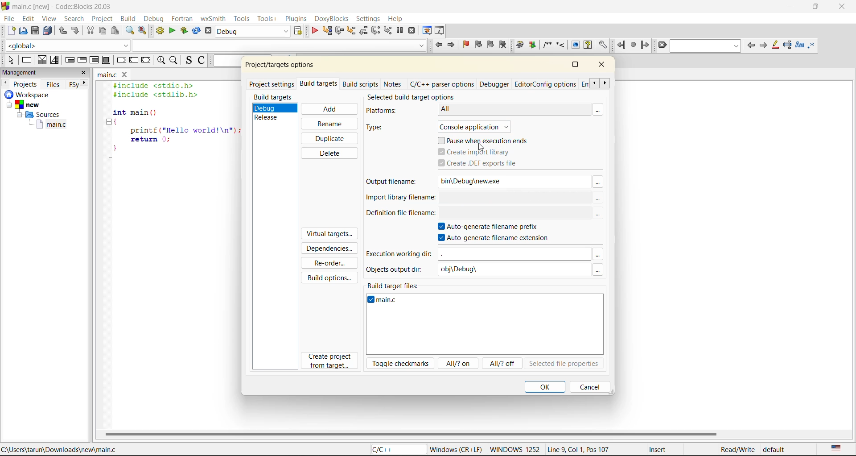 This screenshot has height=456, width=856. I want to click on #include <stdio.h>

#include <stdlib.h>

int main ()

{
printf ("Hello world!\n");
return 0;

}, so click(173, 122).